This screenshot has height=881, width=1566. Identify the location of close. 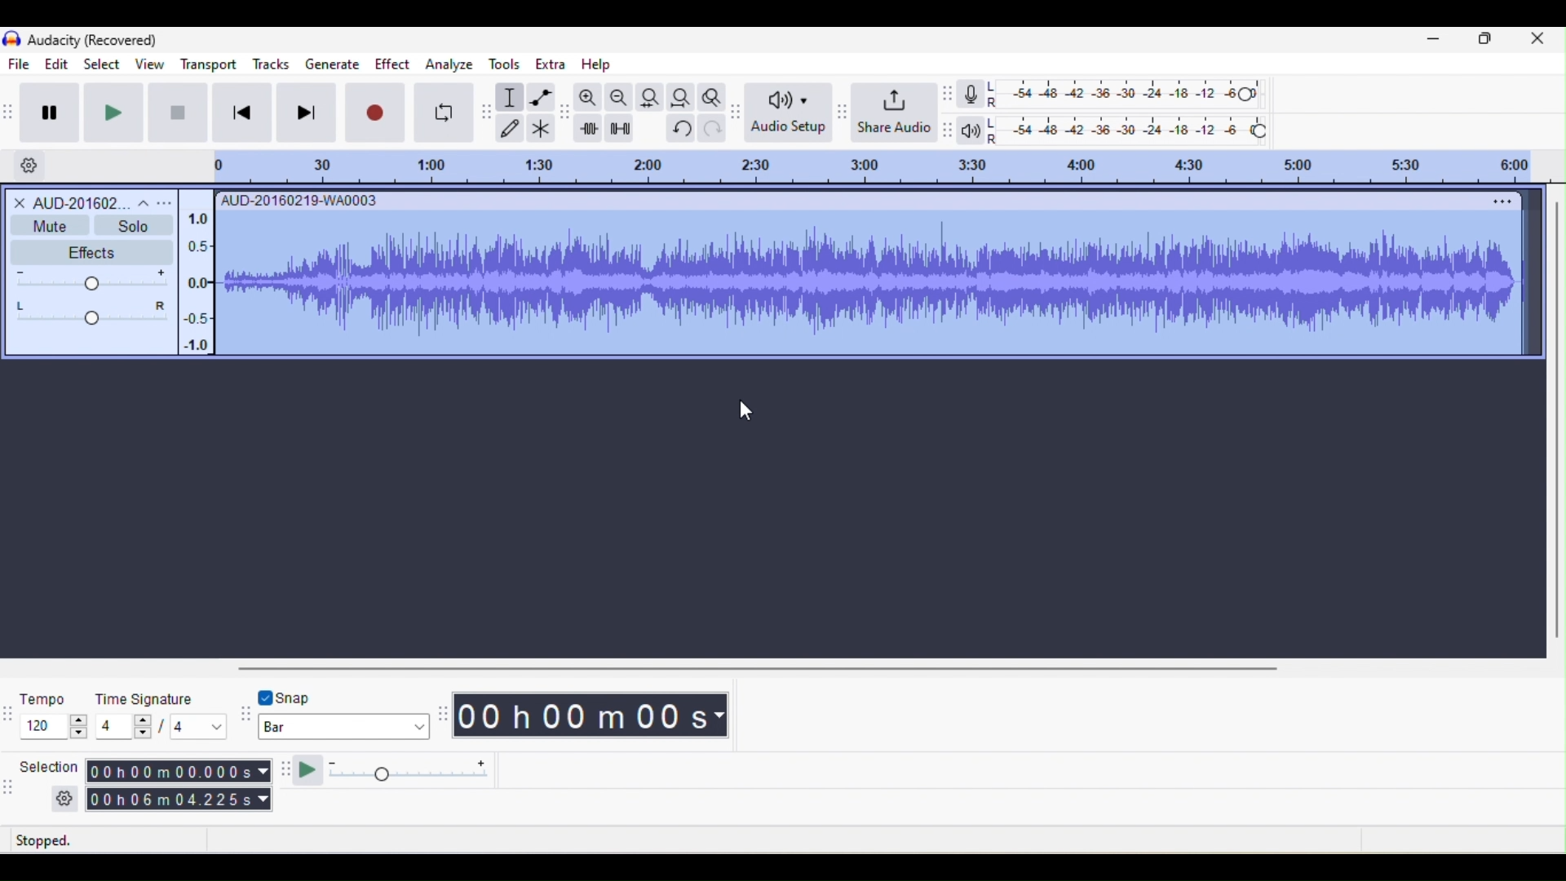
(1537, 43).